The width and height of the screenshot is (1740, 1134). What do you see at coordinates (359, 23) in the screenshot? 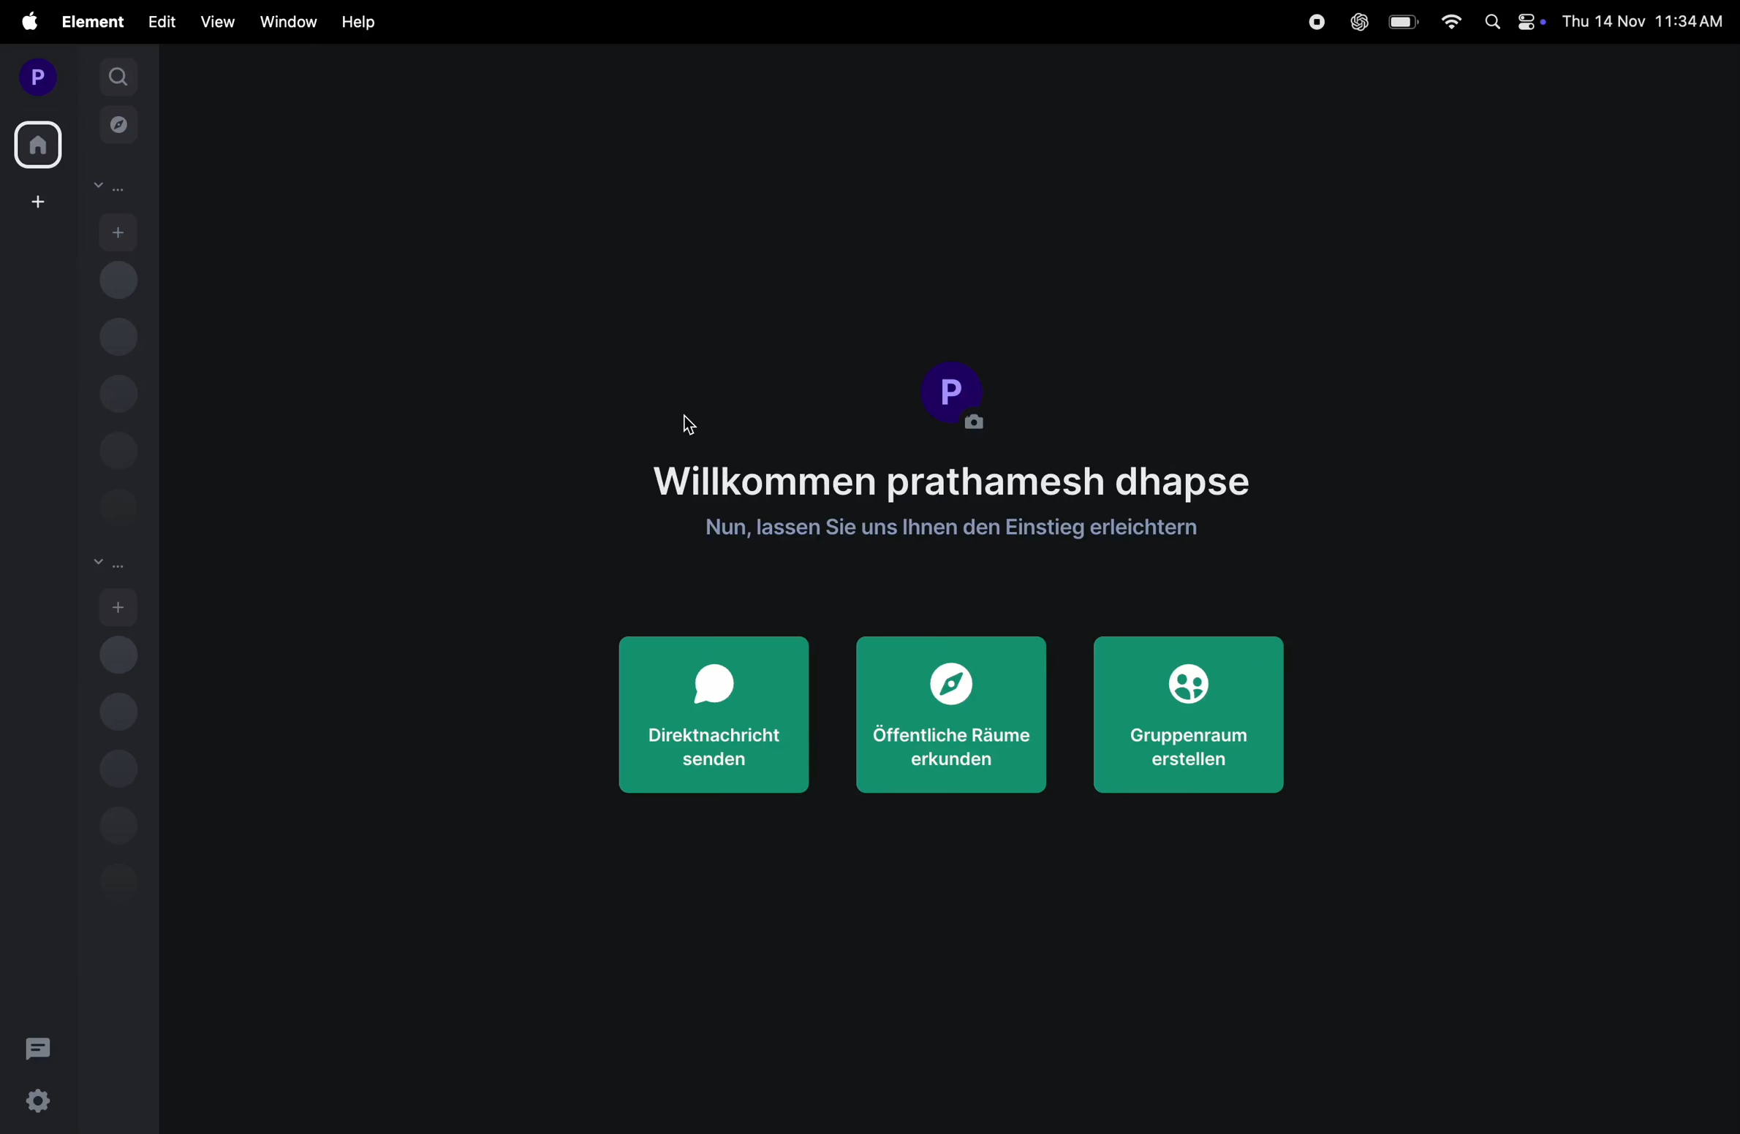
I see `hlep` at bounding box center [359, 23].